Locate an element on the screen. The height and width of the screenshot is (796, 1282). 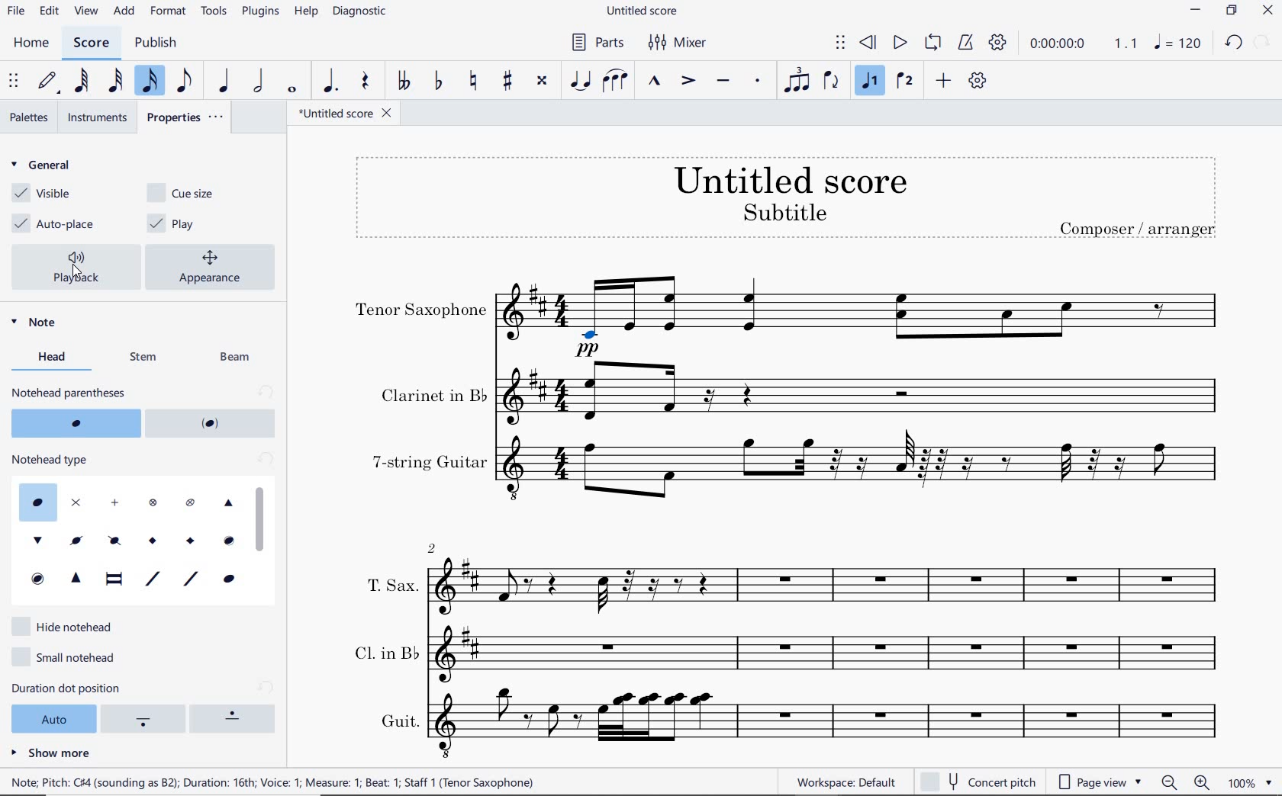
instruments is located at coordinates (95, 117).